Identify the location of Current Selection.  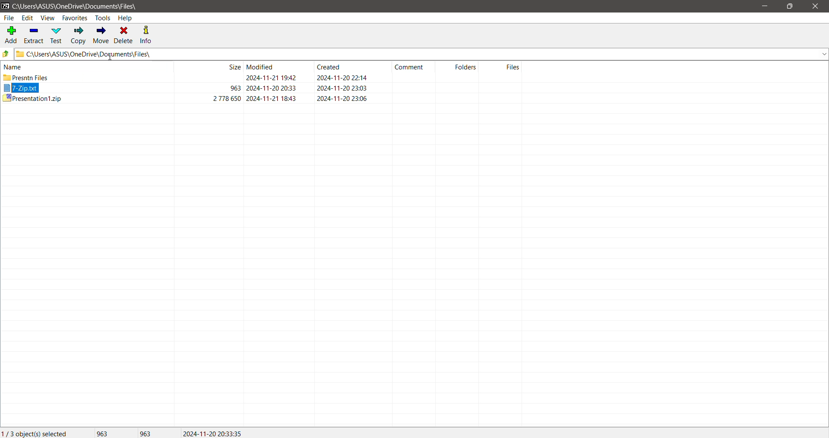
(36, 433).